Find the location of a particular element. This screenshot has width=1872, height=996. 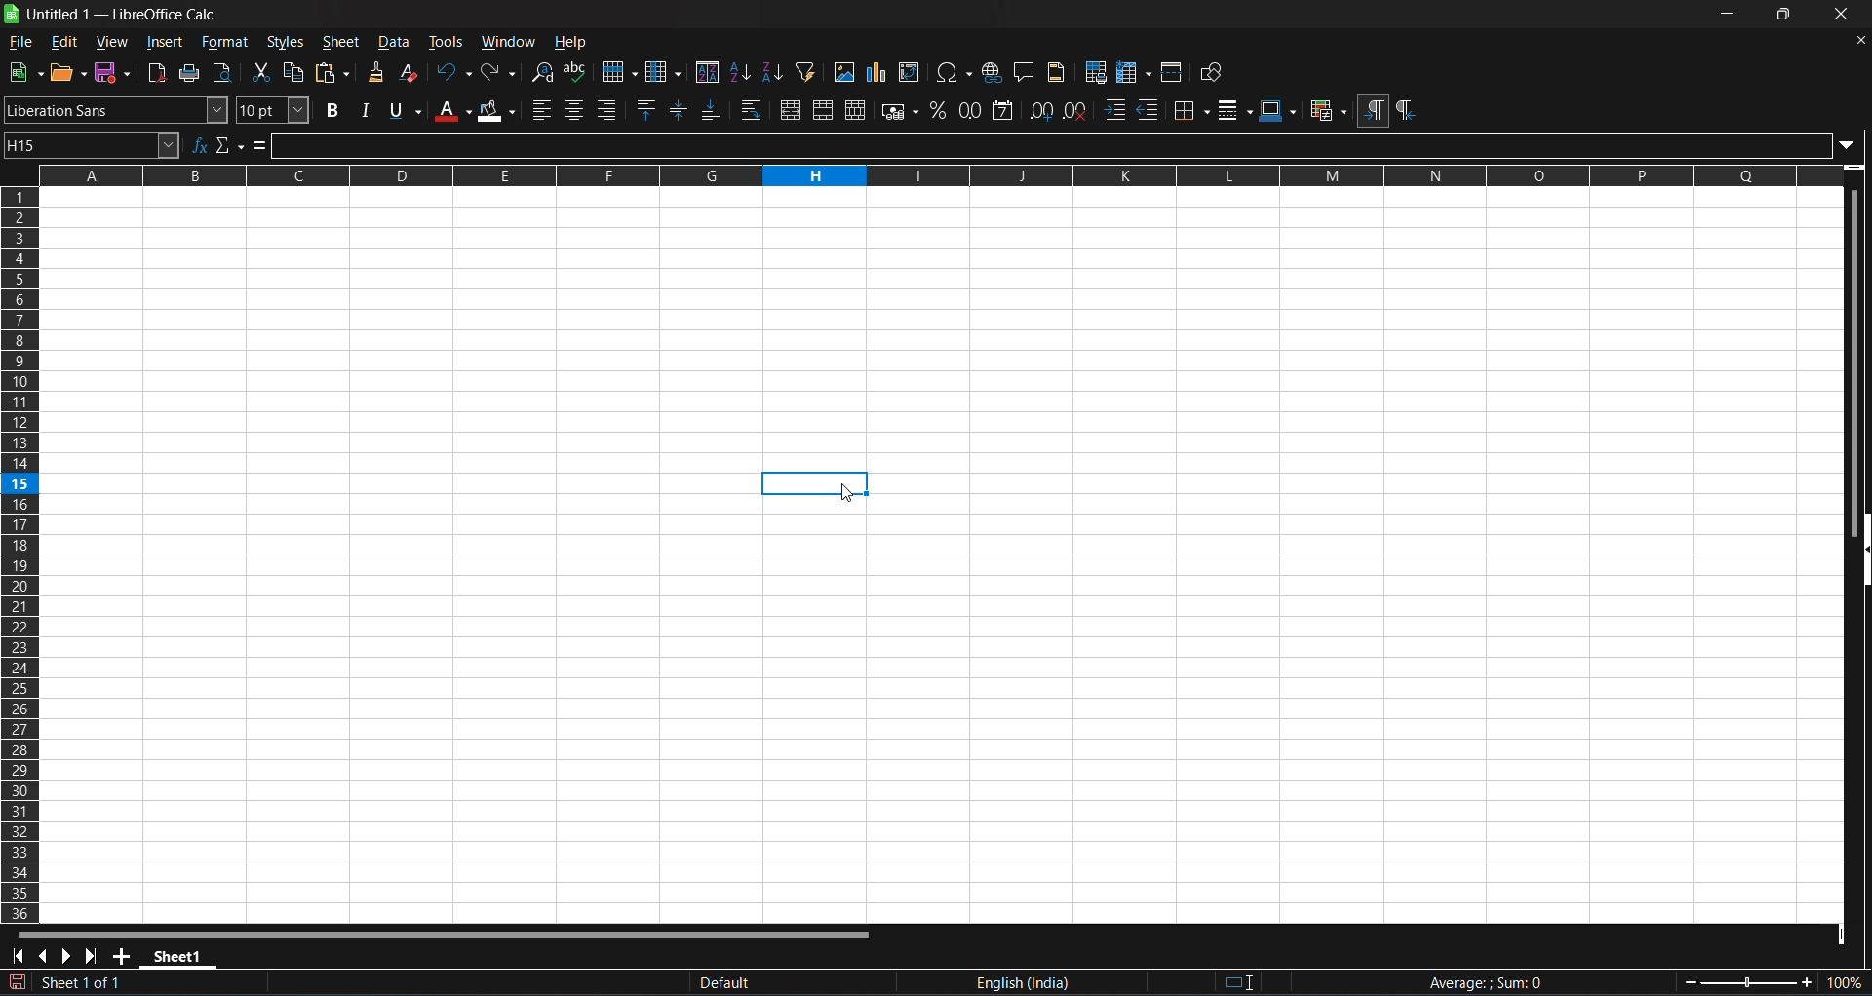

center vertically is located at coordinates (678, 110).